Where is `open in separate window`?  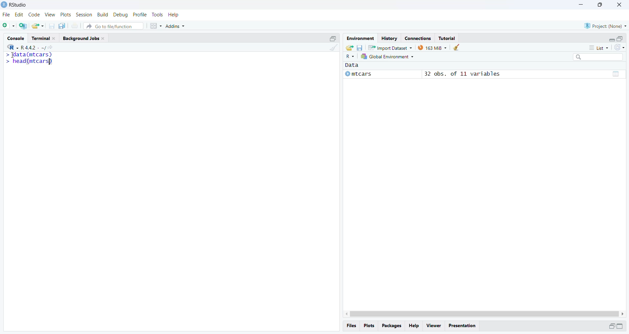 open in separate window is located at coordinates (612, 326).